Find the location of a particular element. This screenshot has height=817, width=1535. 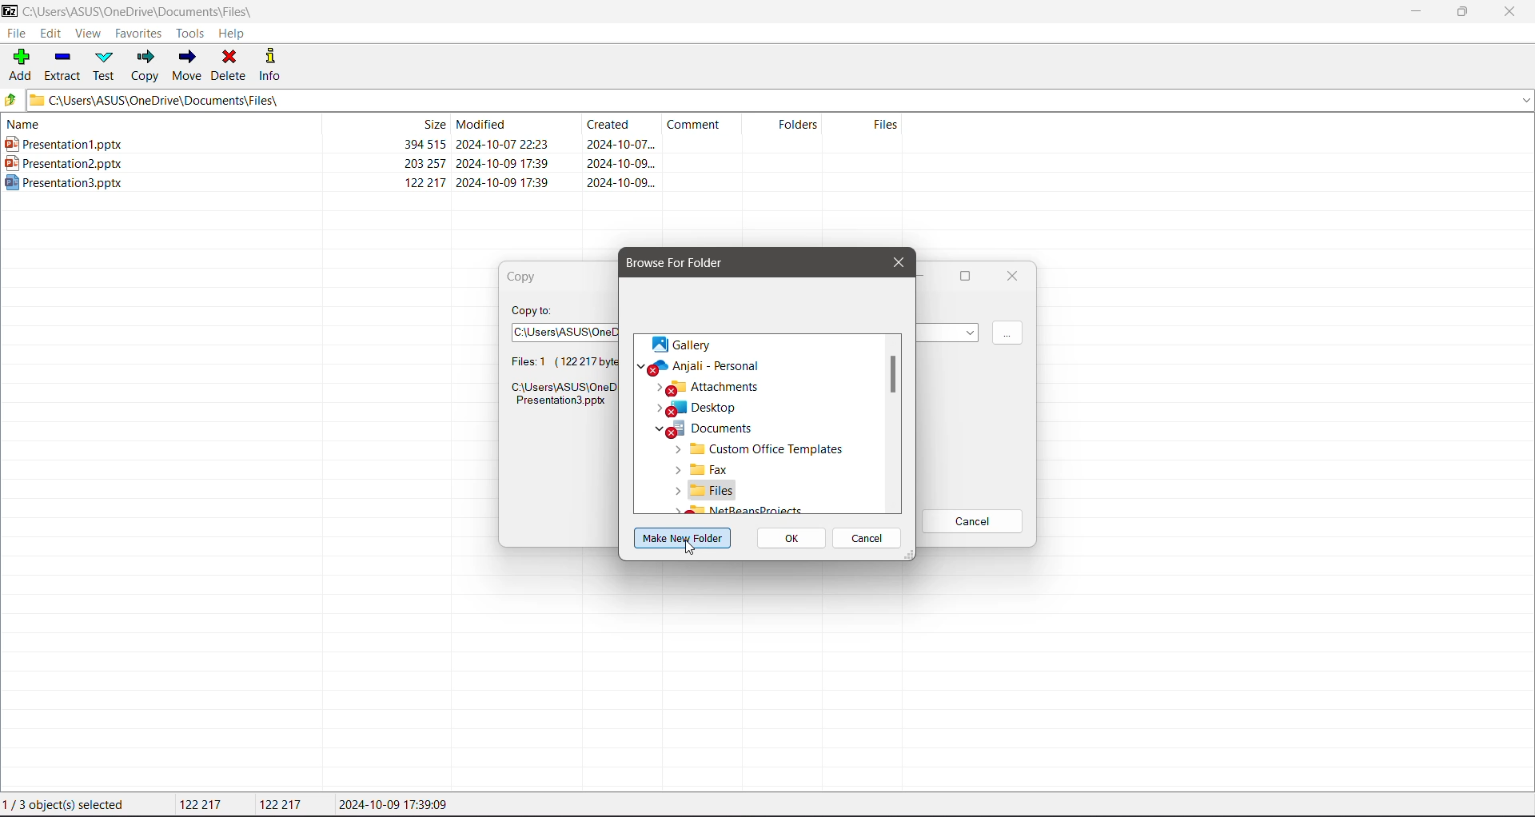

Favorites is located at coordinates (139, 33).